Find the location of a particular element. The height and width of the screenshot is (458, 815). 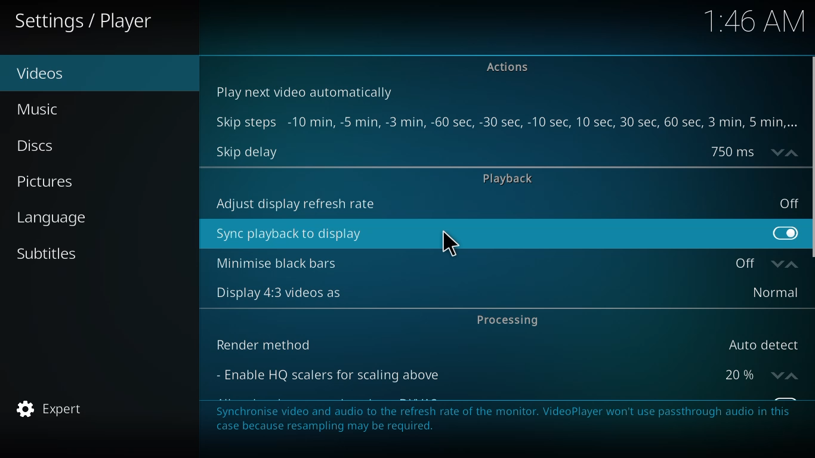

videos is located at coordinates (40, 72).